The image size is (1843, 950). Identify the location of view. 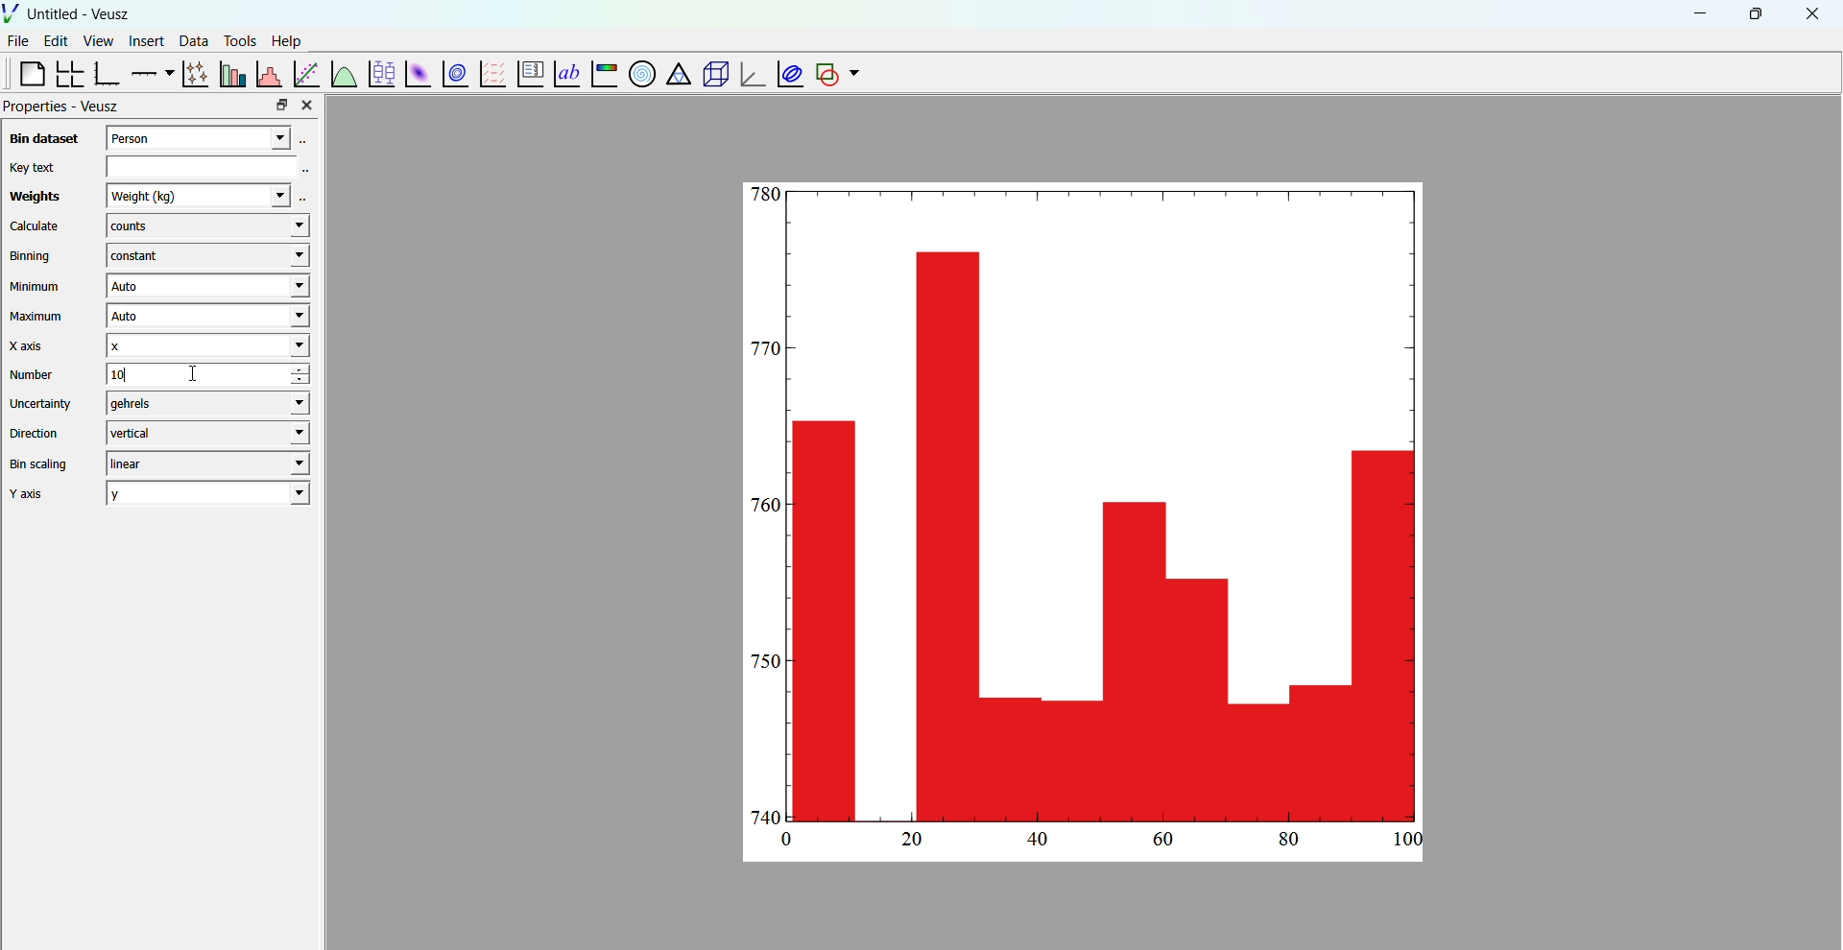
(98, 43).